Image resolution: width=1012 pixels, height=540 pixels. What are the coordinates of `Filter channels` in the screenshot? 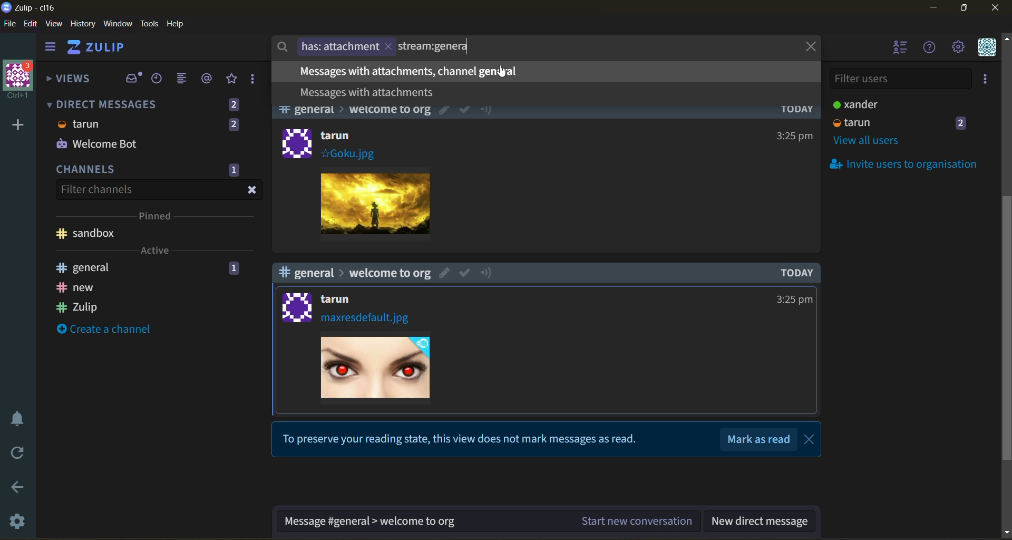 It's located at (95, 189).